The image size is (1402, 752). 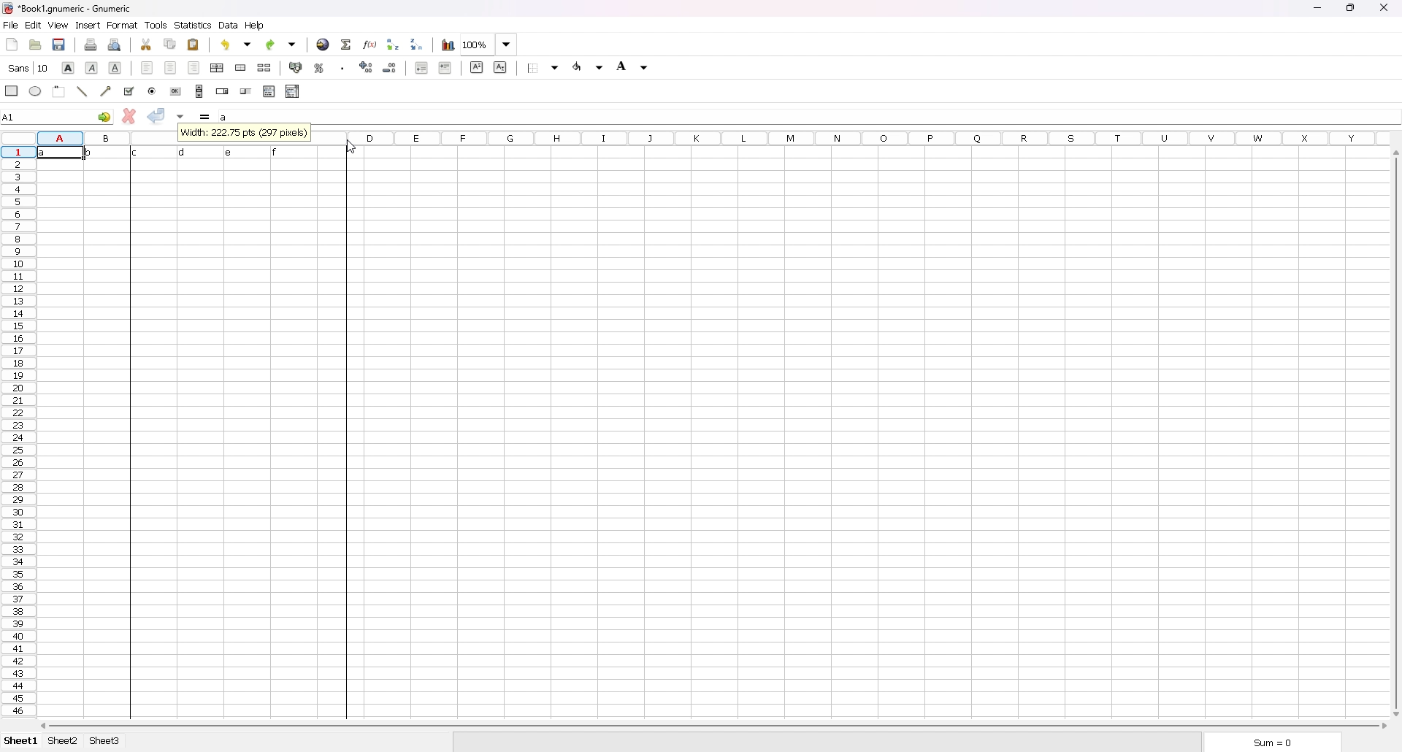 I want to click on hyperlink, so click(x=323, y=45).